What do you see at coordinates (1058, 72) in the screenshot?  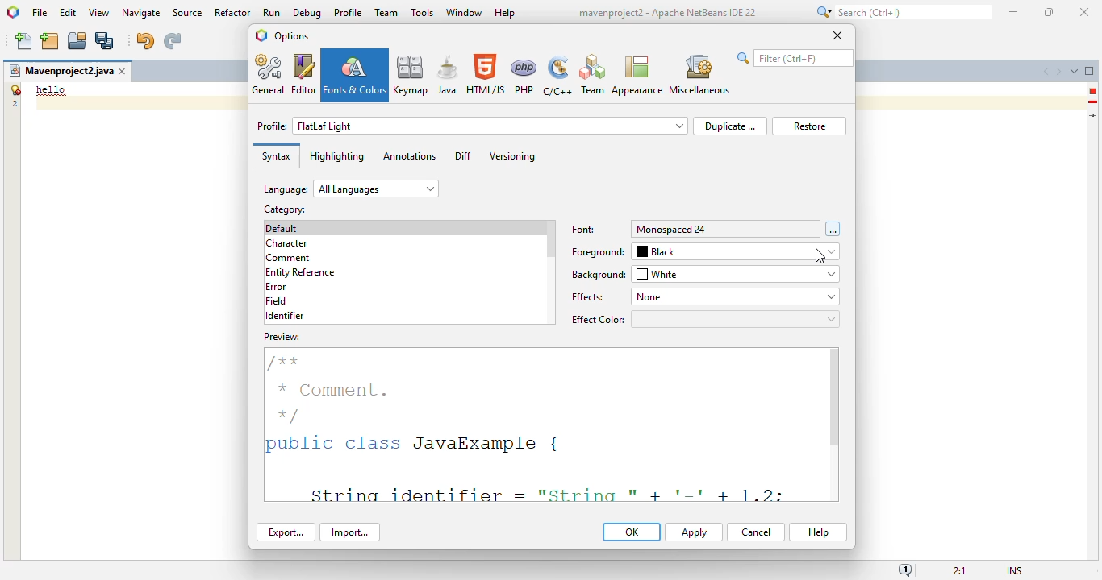 I see `scroll documents right` at bounding box center [1058, 72].